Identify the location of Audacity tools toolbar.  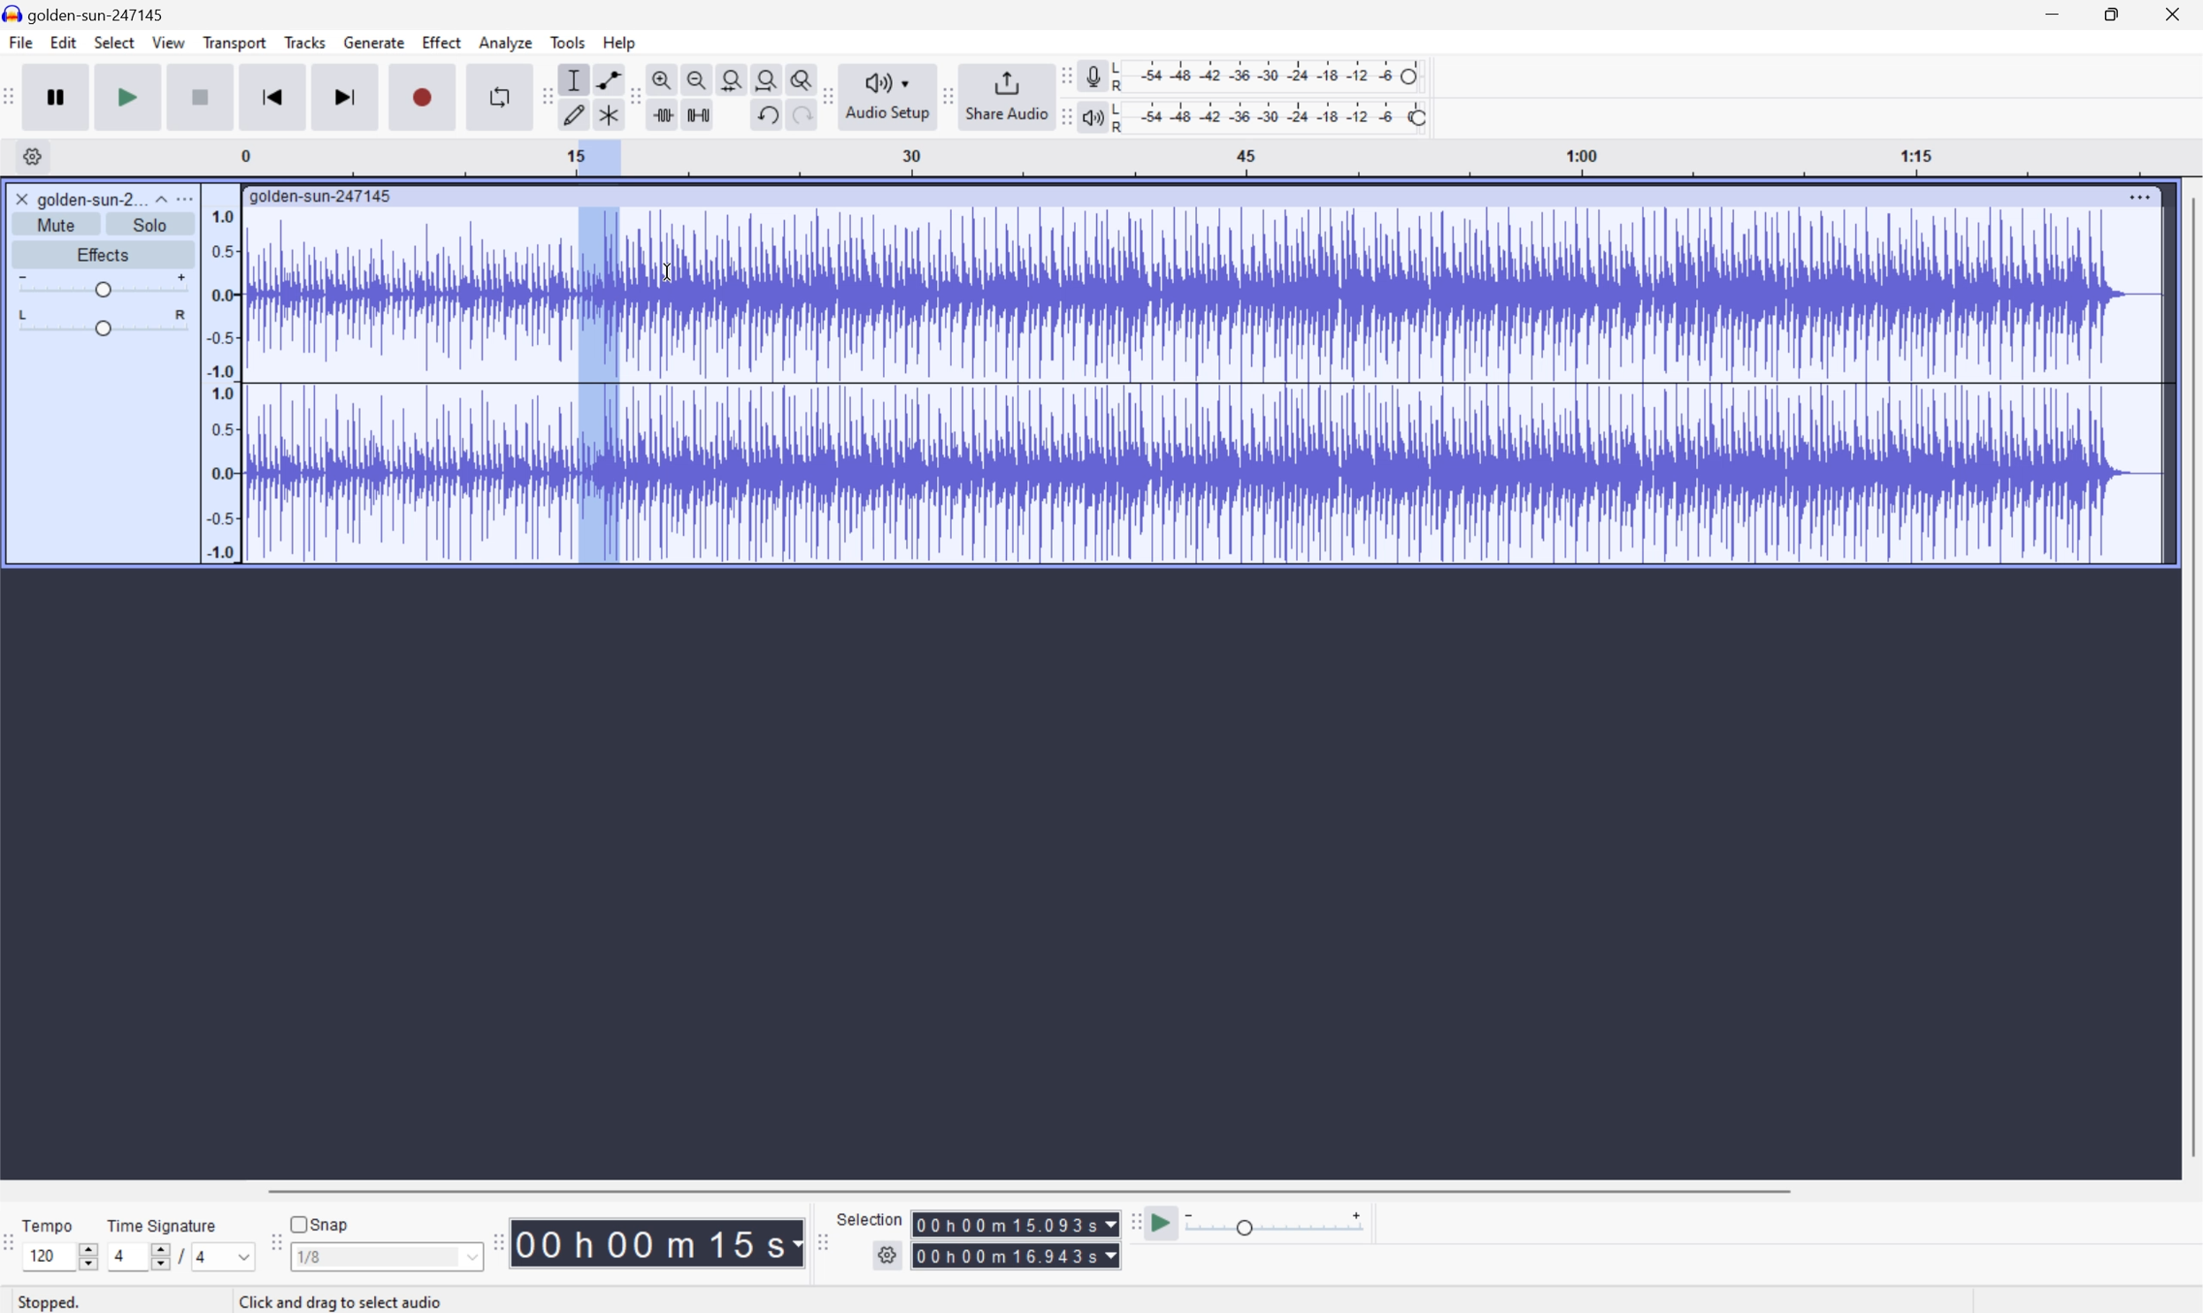
(629, 96).